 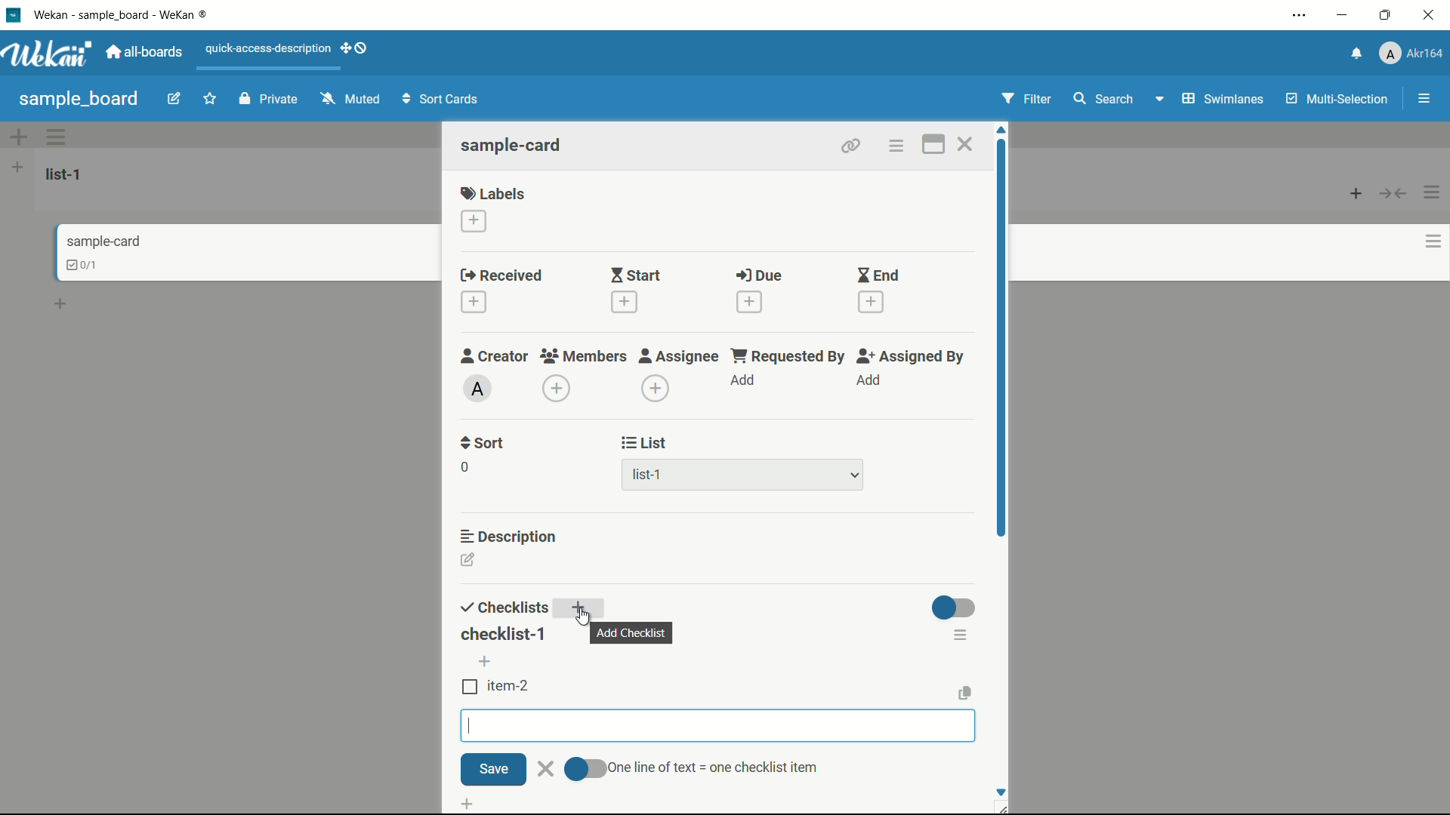 What do you see at coordinates (17, 137) in the screenshot?
I see `add swimlane` at bounding box center [17, 137].